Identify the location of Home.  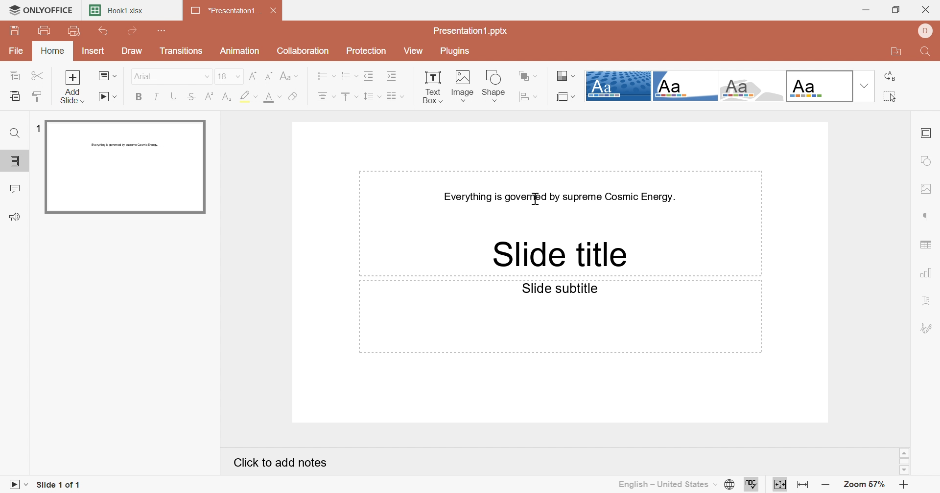
(53, 51).